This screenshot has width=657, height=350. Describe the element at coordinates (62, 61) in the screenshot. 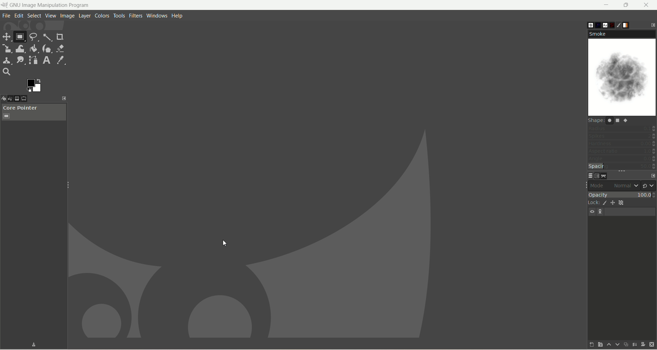

I see `color picker tool` at that location.